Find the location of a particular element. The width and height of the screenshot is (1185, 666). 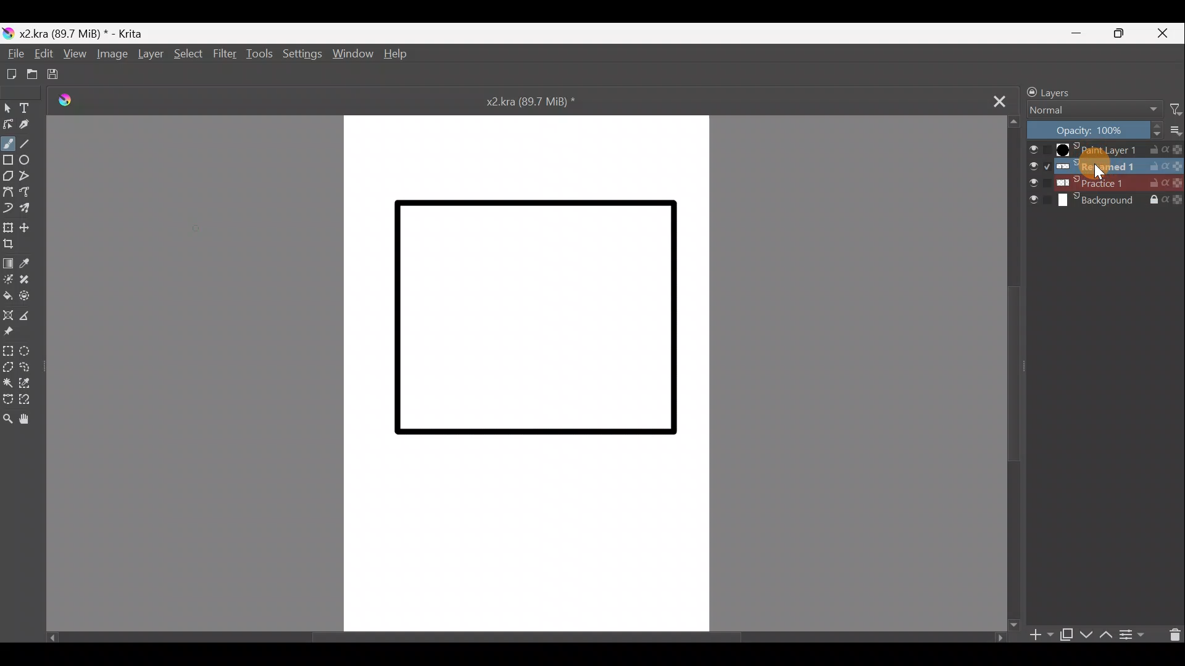

Renamed1 is located at coordinates (1104, 163).